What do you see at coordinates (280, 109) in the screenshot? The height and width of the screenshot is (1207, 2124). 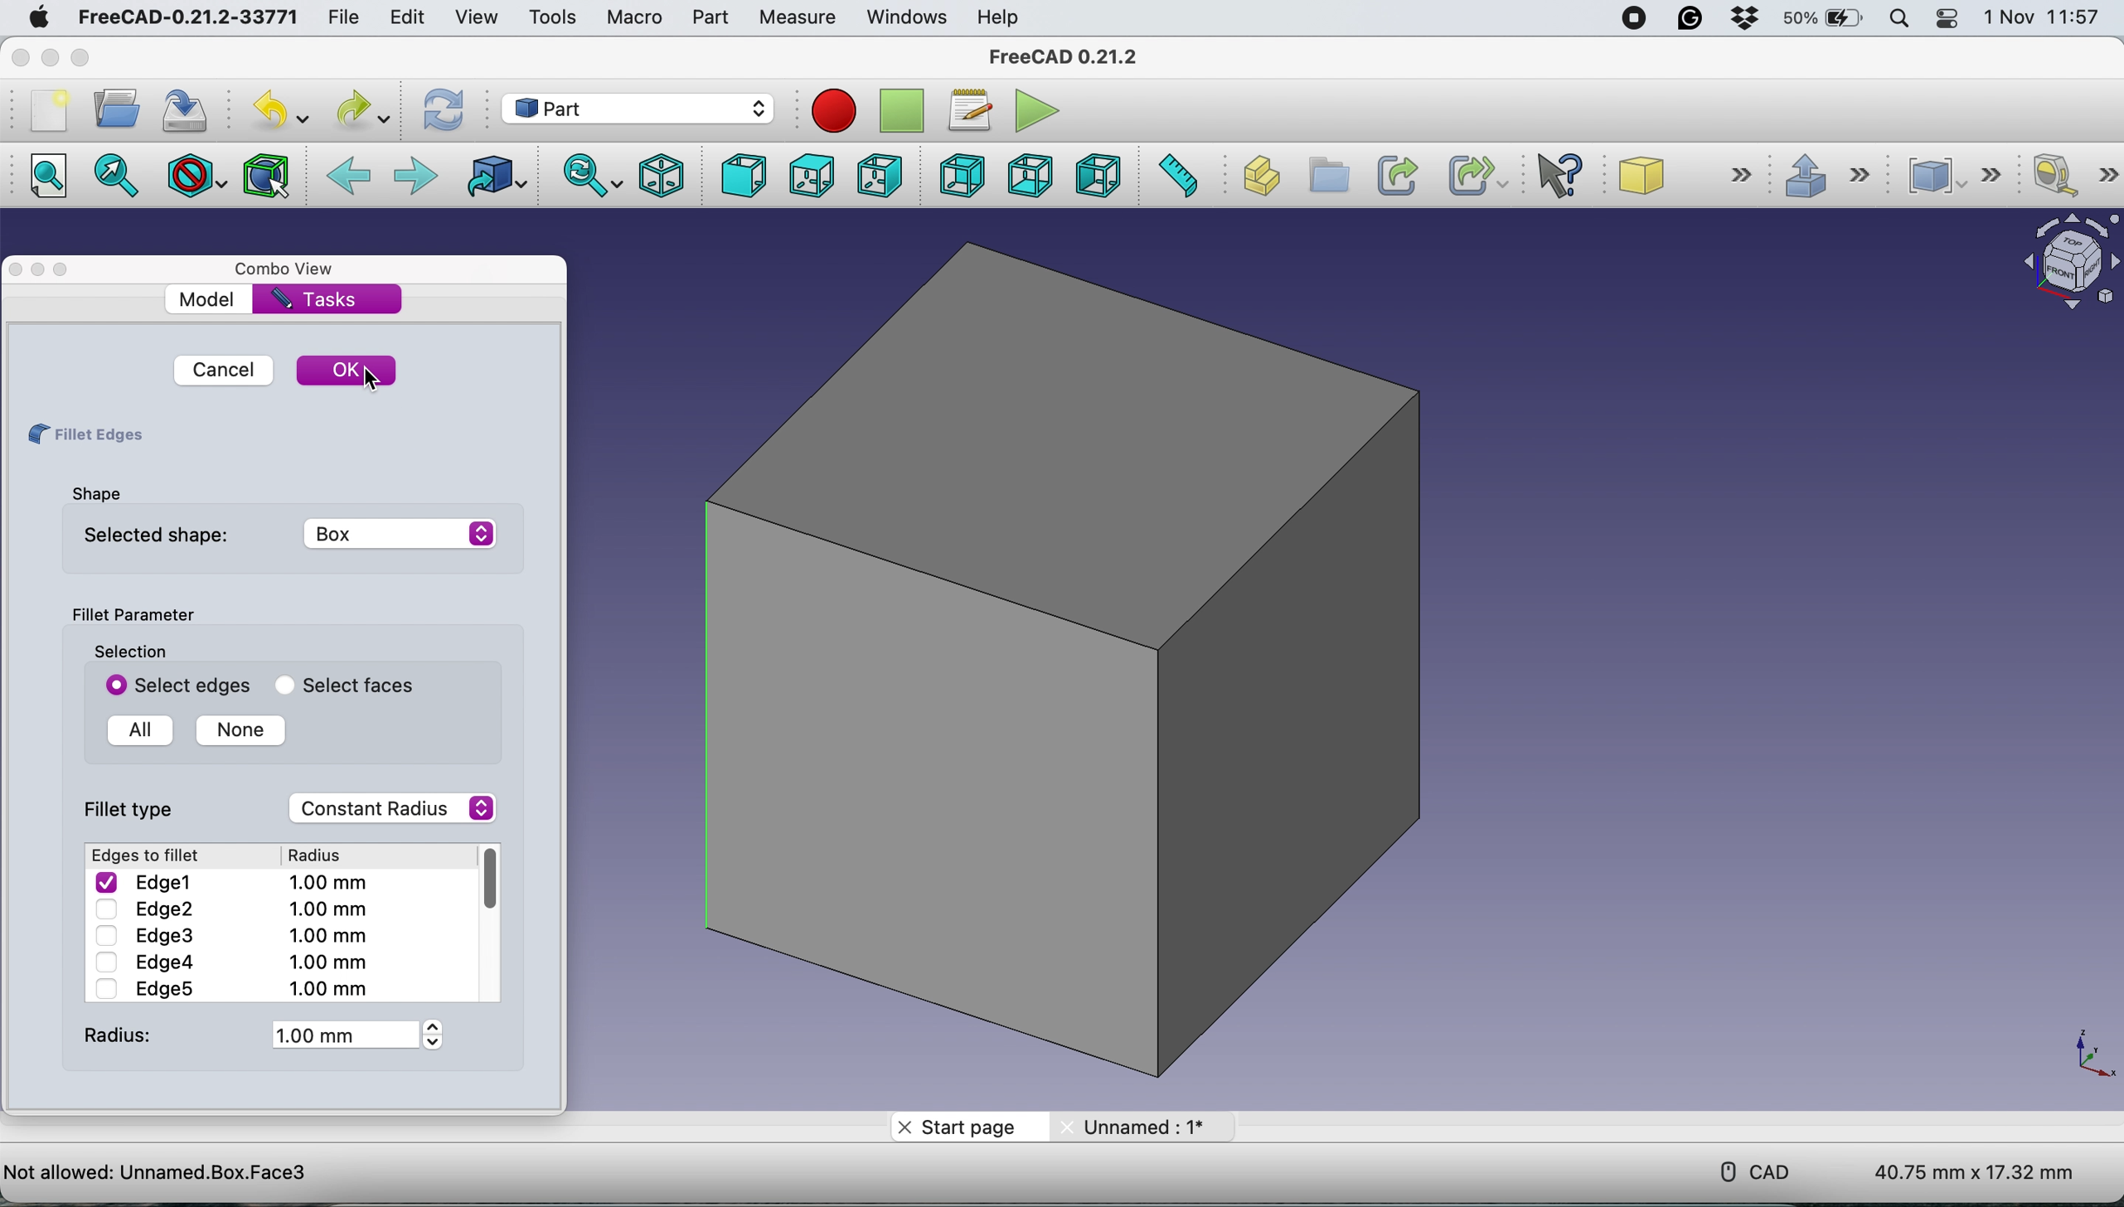 I see `undo` at bounding box center [280, 109].